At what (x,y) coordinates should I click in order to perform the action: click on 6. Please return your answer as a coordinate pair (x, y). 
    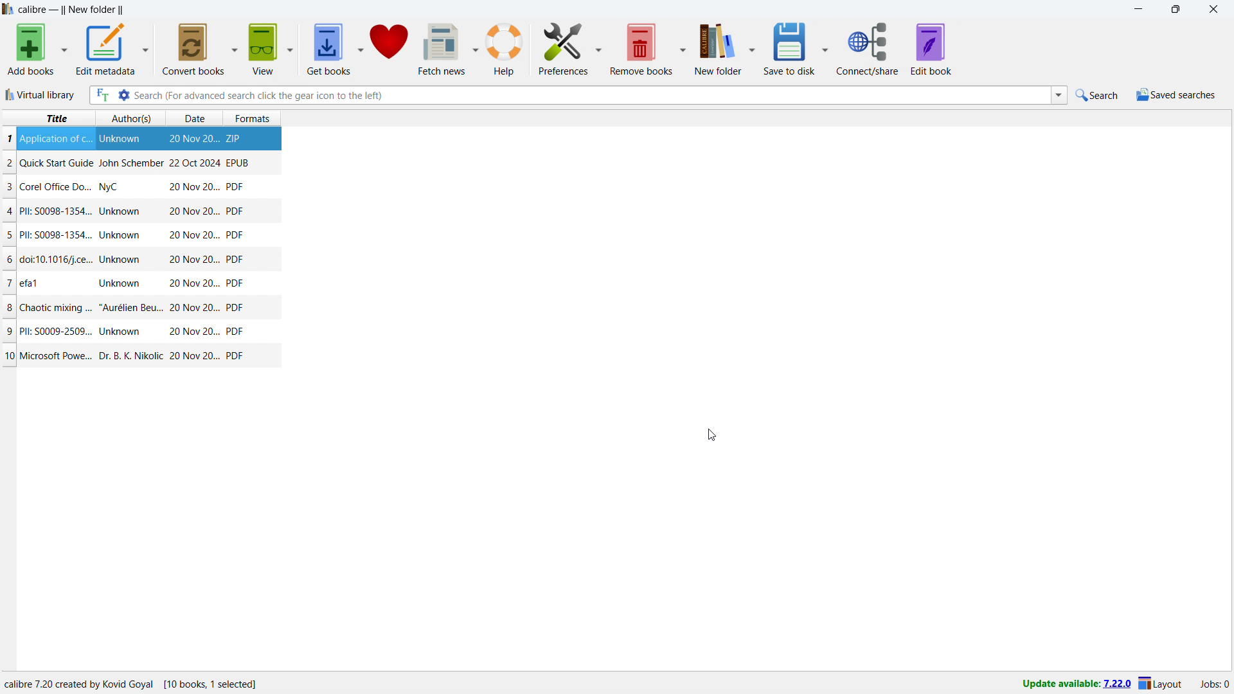
    Looking at the image, I should click on (10, 260).